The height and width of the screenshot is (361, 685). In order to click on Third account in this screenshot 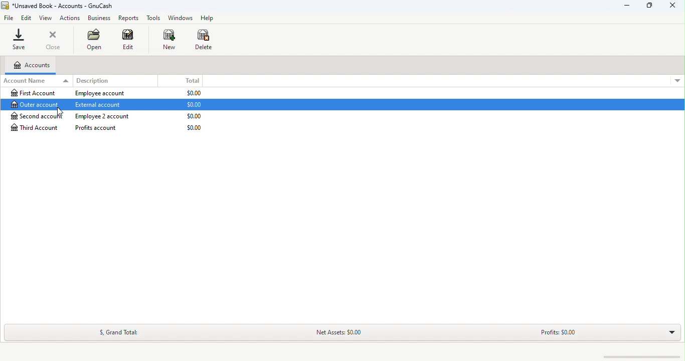, I will do `click(109, 128)`.